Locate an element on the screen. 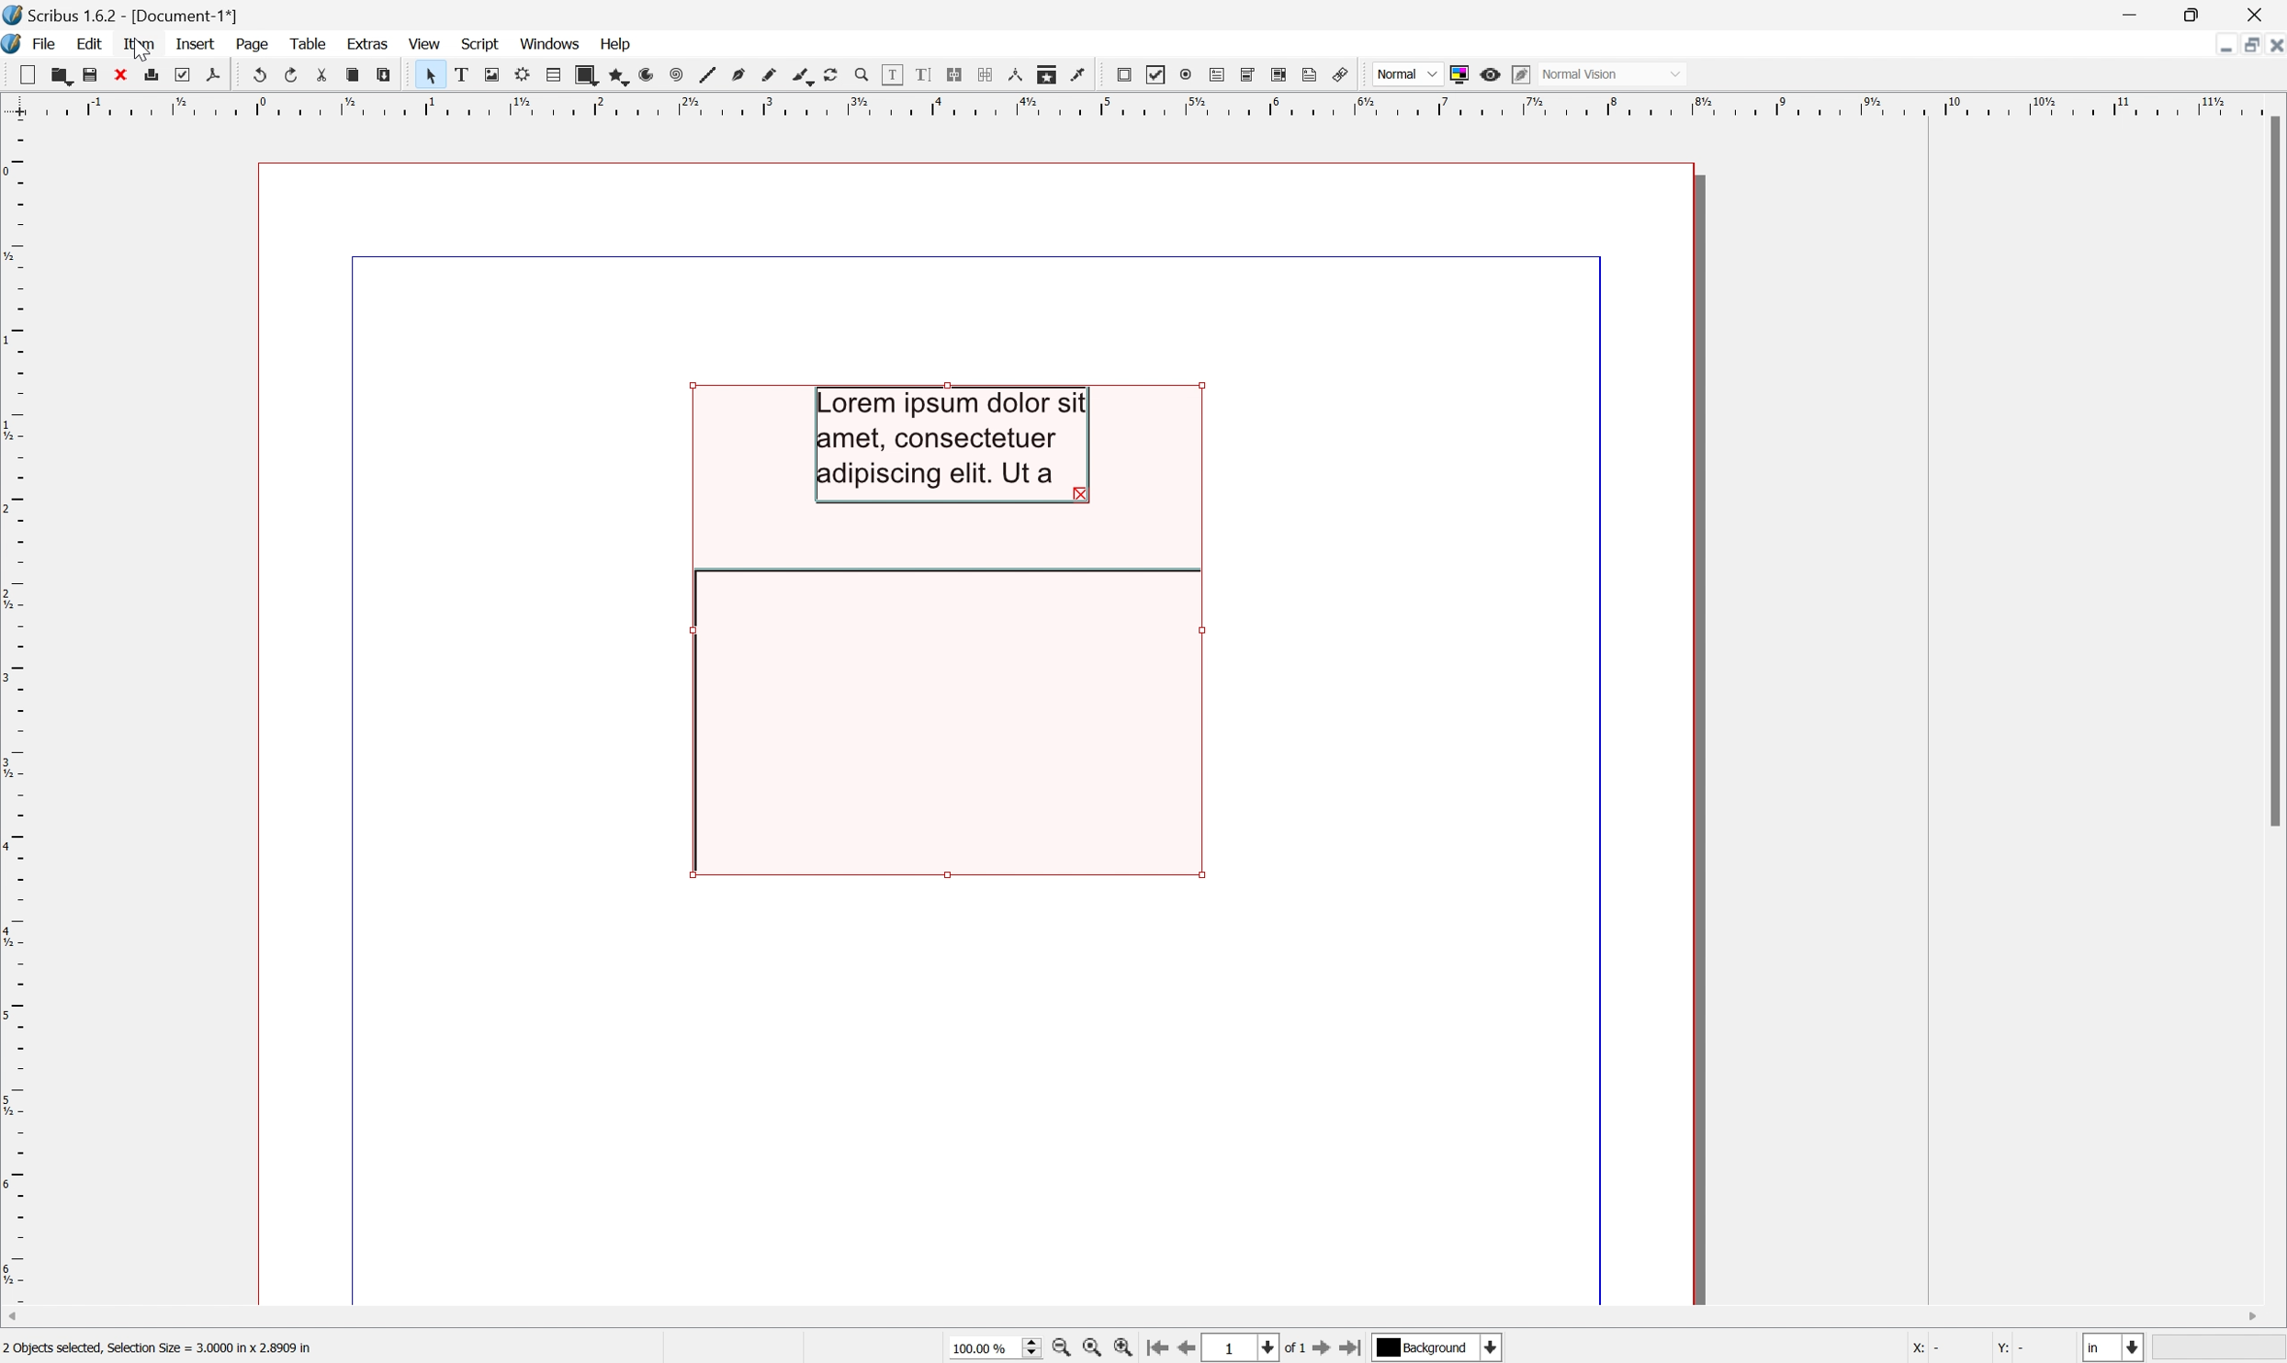  Item is located at coordinates (137, 42).